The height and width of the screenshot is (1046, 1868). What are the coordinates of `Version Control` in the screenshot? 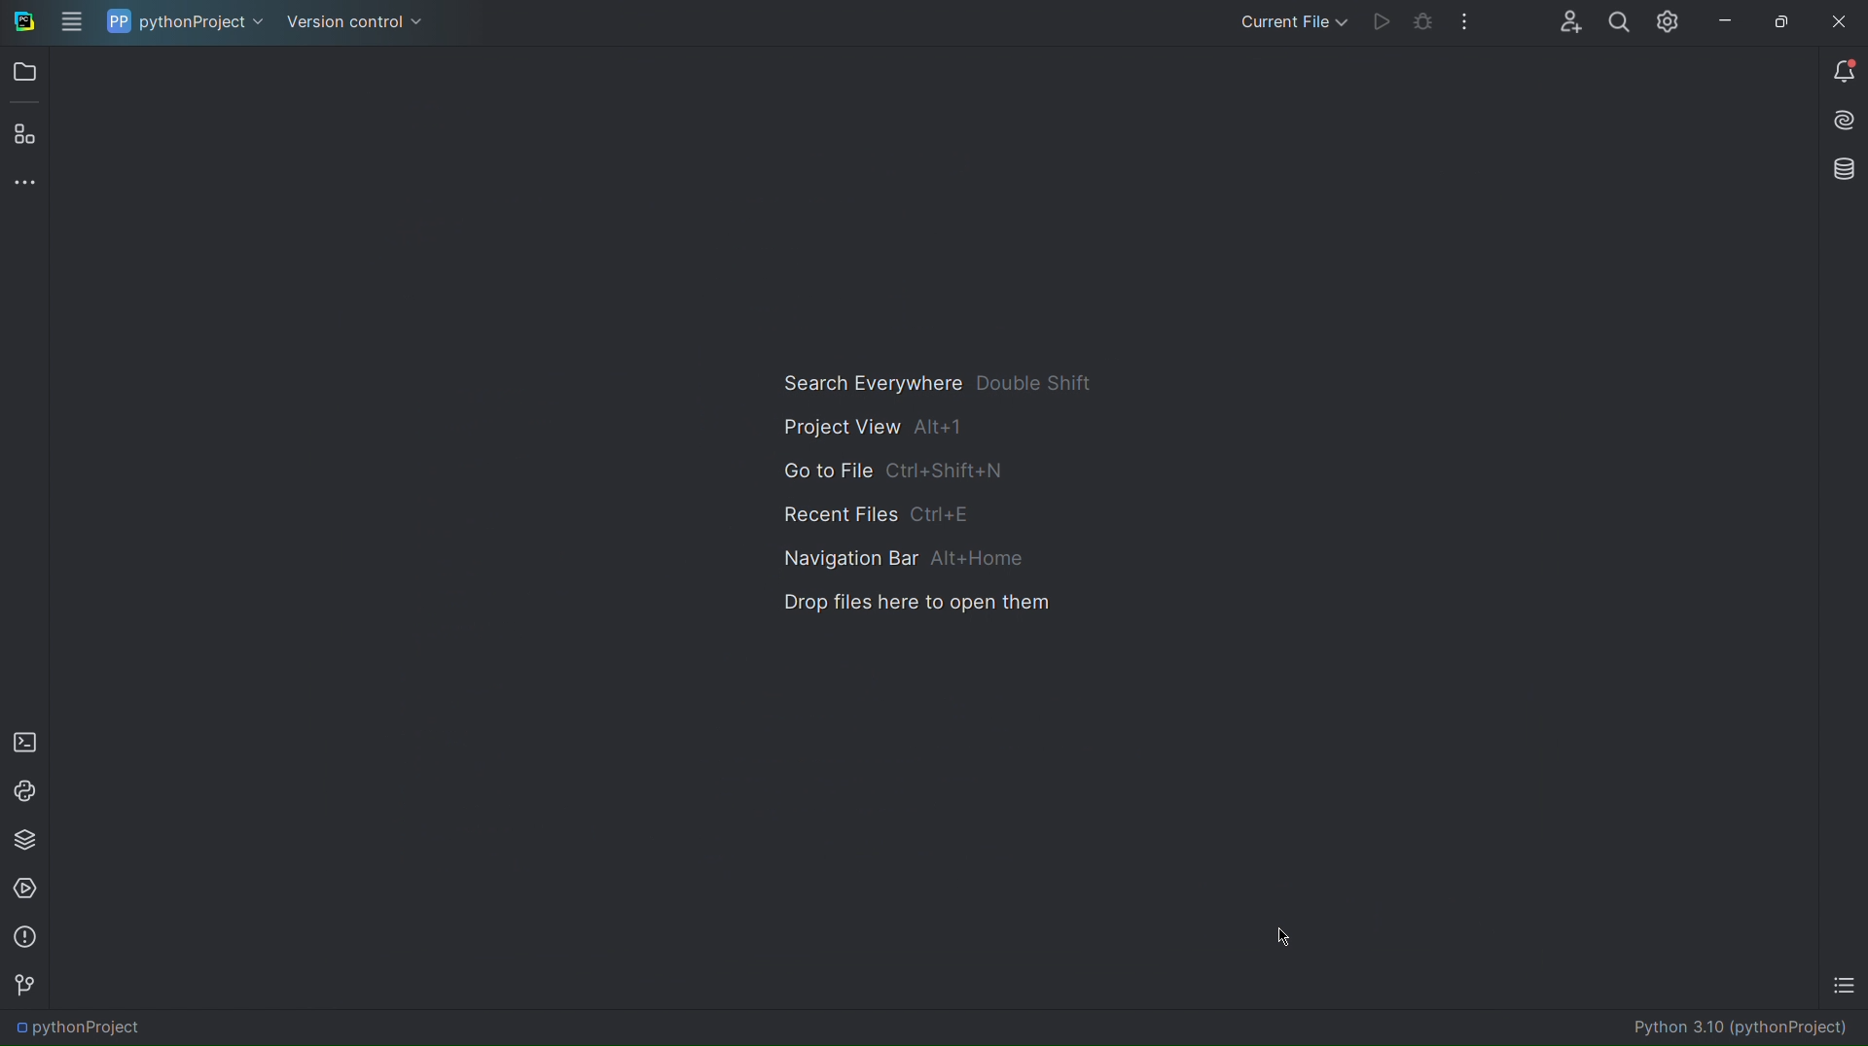 It's located at (353, 21).